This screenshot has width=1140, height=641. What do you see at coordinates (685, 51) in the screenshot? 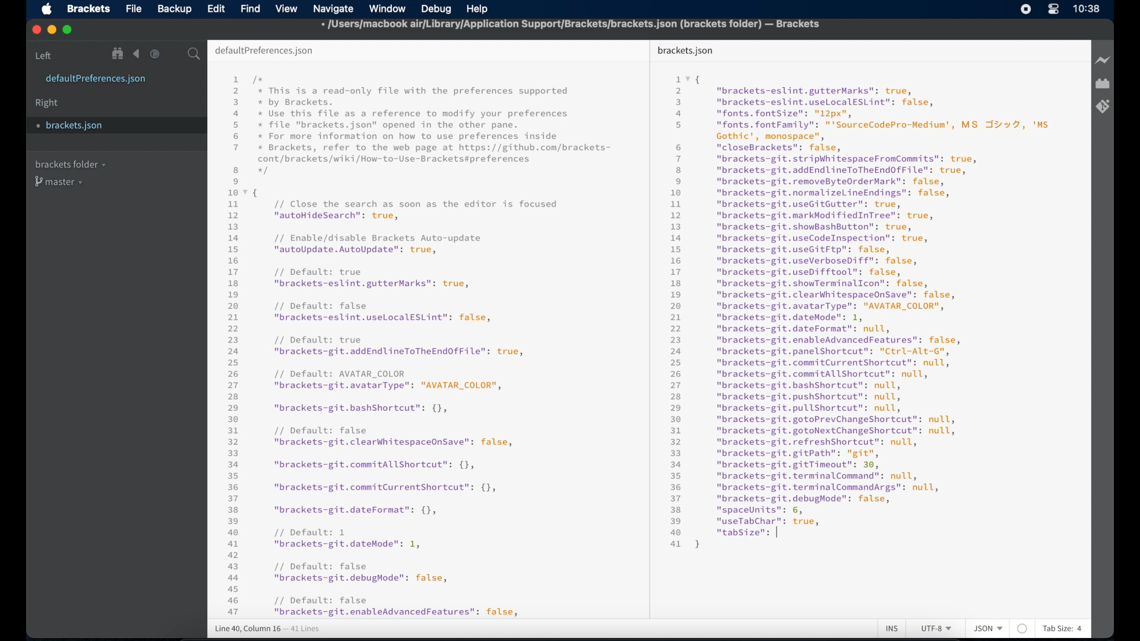
I see `brackets.json` at bounding box center [685, 51].